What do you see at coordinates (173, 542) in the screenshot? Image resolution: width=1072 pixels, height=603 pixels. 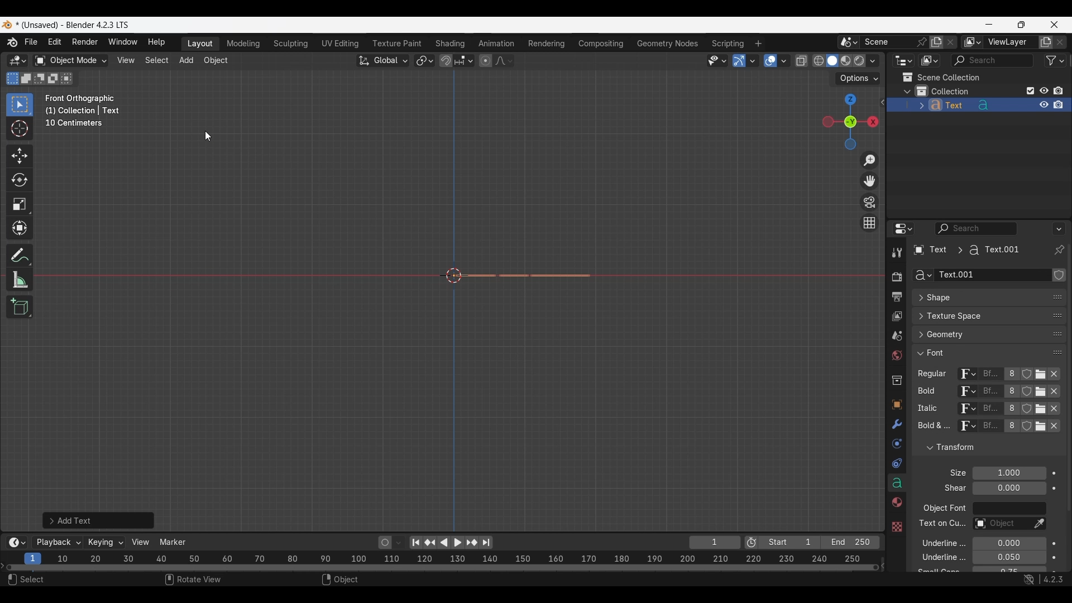 I see `Marker` at bounding box center [173, 542].